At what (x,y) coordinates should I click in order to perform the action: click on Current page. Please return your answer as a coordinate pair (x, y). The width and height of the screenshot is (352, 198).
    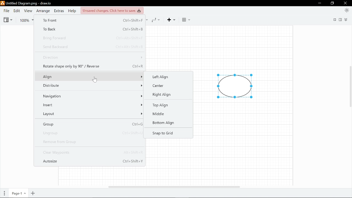
    Looking at the image, I should click on (18, 194).